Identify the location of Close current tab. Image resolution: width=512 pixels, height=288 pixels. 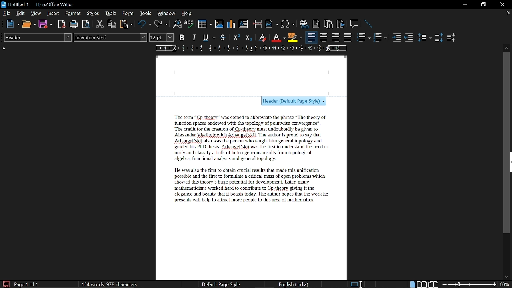
(507, 13).